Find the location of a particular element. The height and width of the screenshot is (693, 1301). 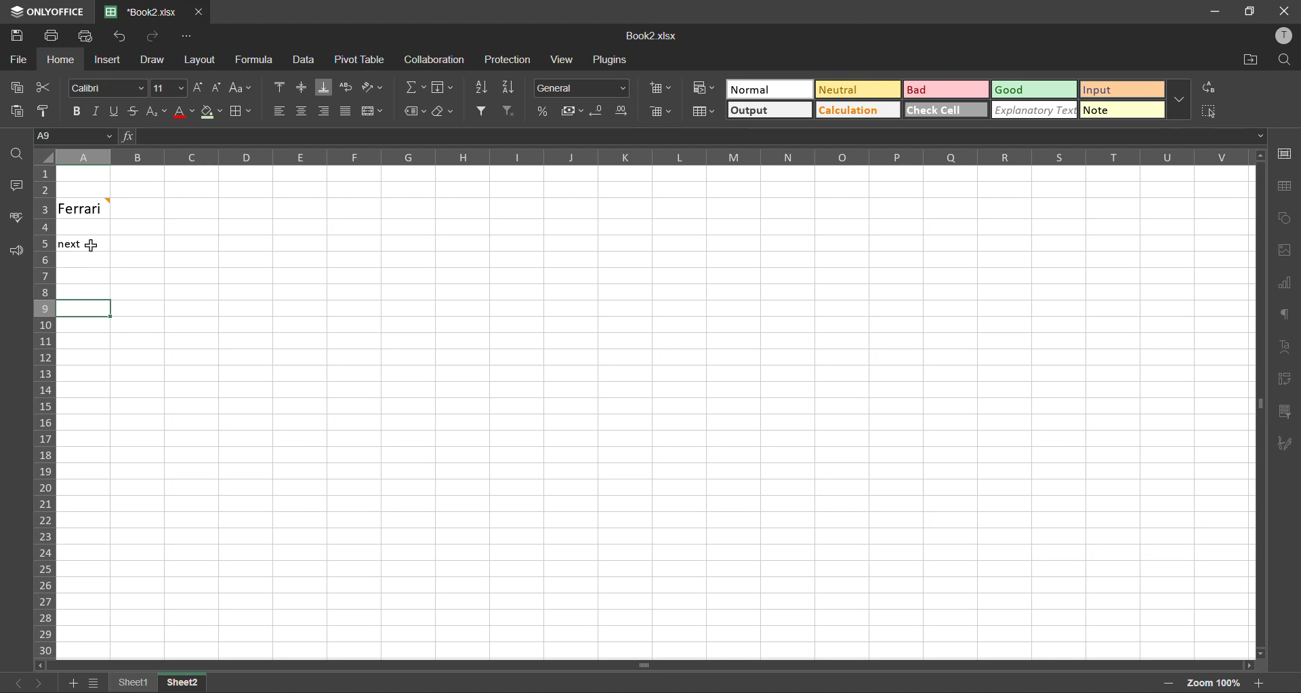

collaboration is located at coordinates (435, 60).